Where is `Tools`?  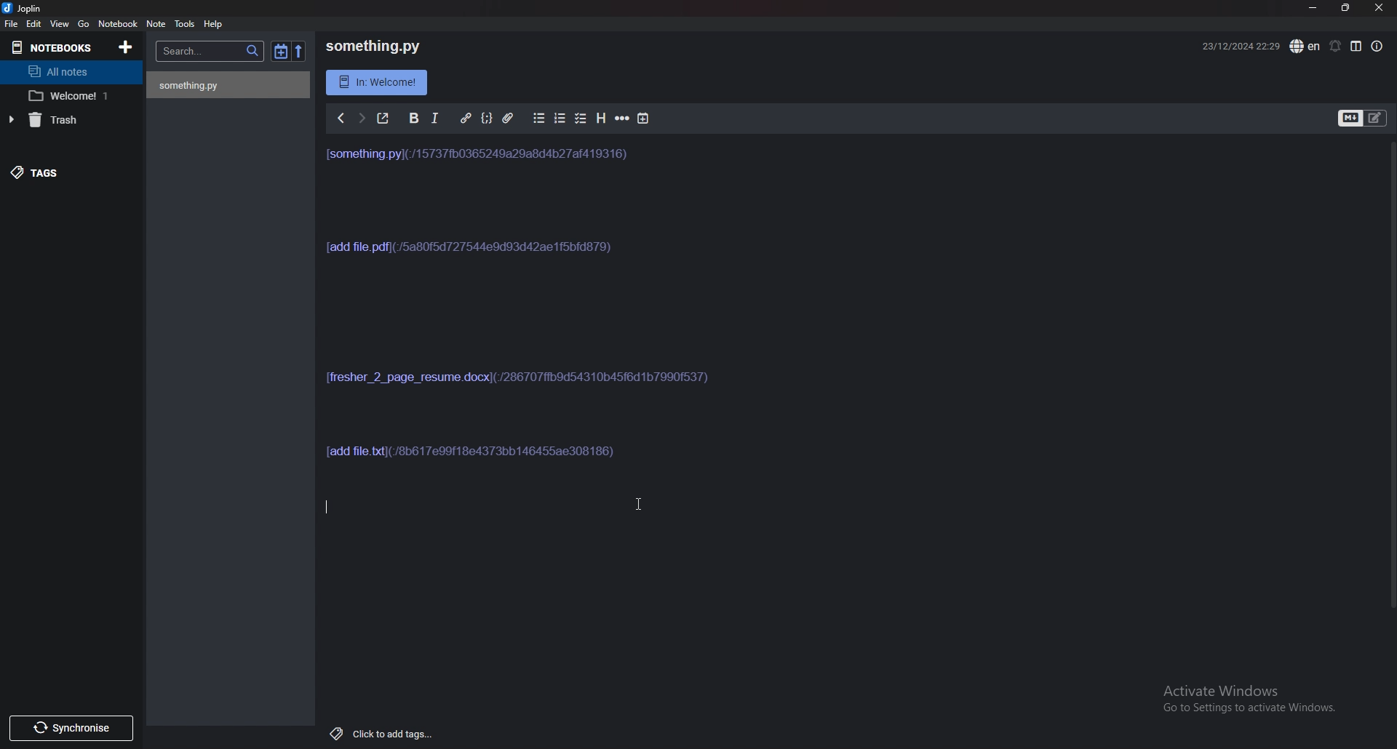
Tools is located at coordinates (185, 24).